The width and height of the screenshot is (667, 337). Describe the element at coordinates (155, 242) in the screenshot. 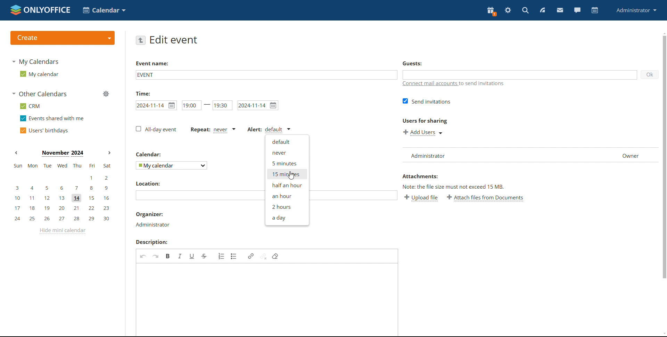

I see `description:` at that location.